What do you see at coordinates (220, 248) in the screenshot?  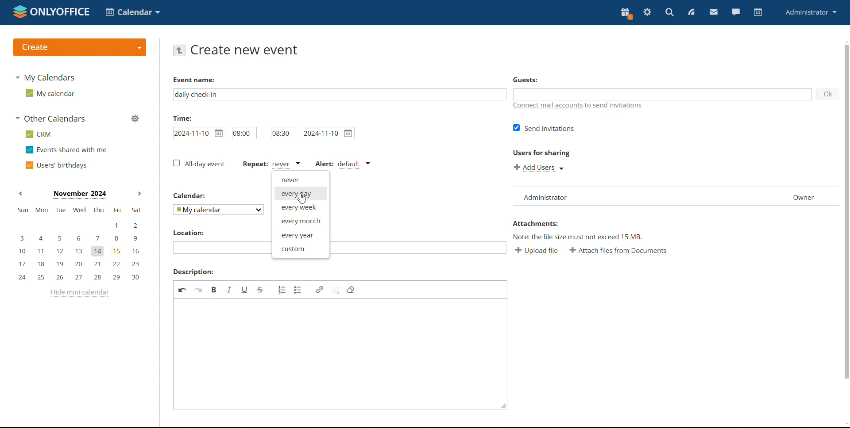 I see `add location` at bounding box center [220, 248].